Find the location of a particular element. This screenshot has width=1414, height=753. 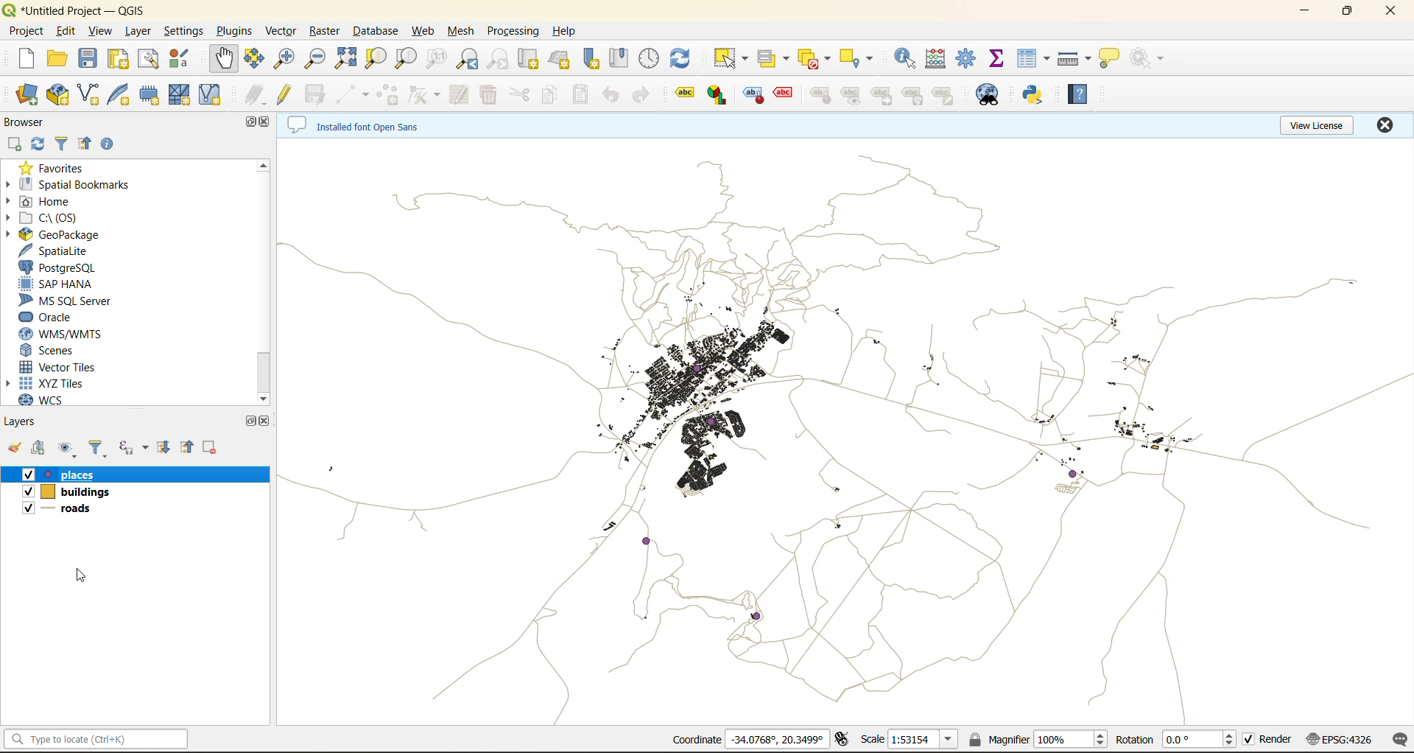

zoom full is located at coordinates (345, 58).